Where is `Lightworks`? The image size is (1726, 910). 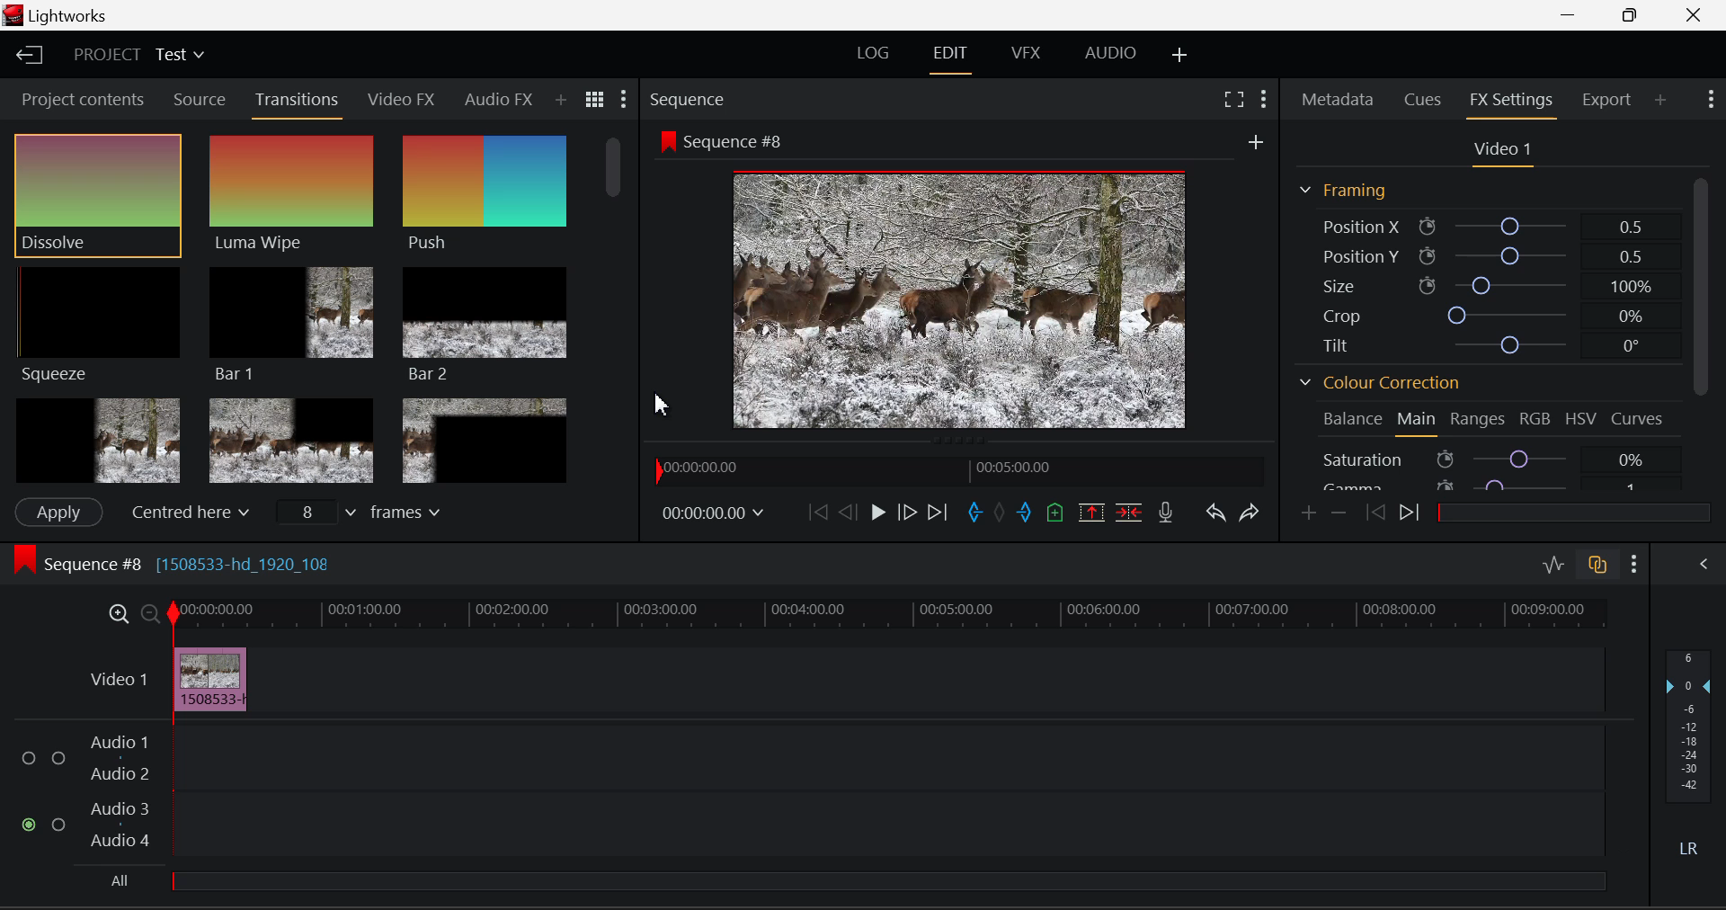 Lightworks is located at coordinates (61, 15).